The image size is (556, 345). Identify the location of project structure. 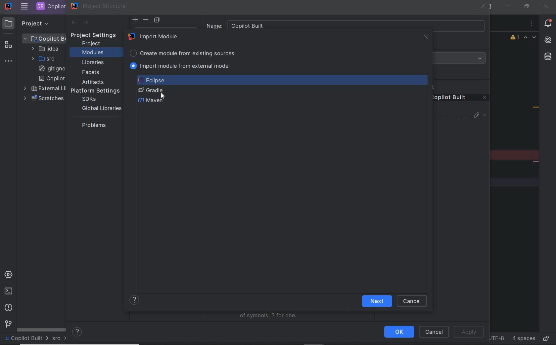
(99, 6).